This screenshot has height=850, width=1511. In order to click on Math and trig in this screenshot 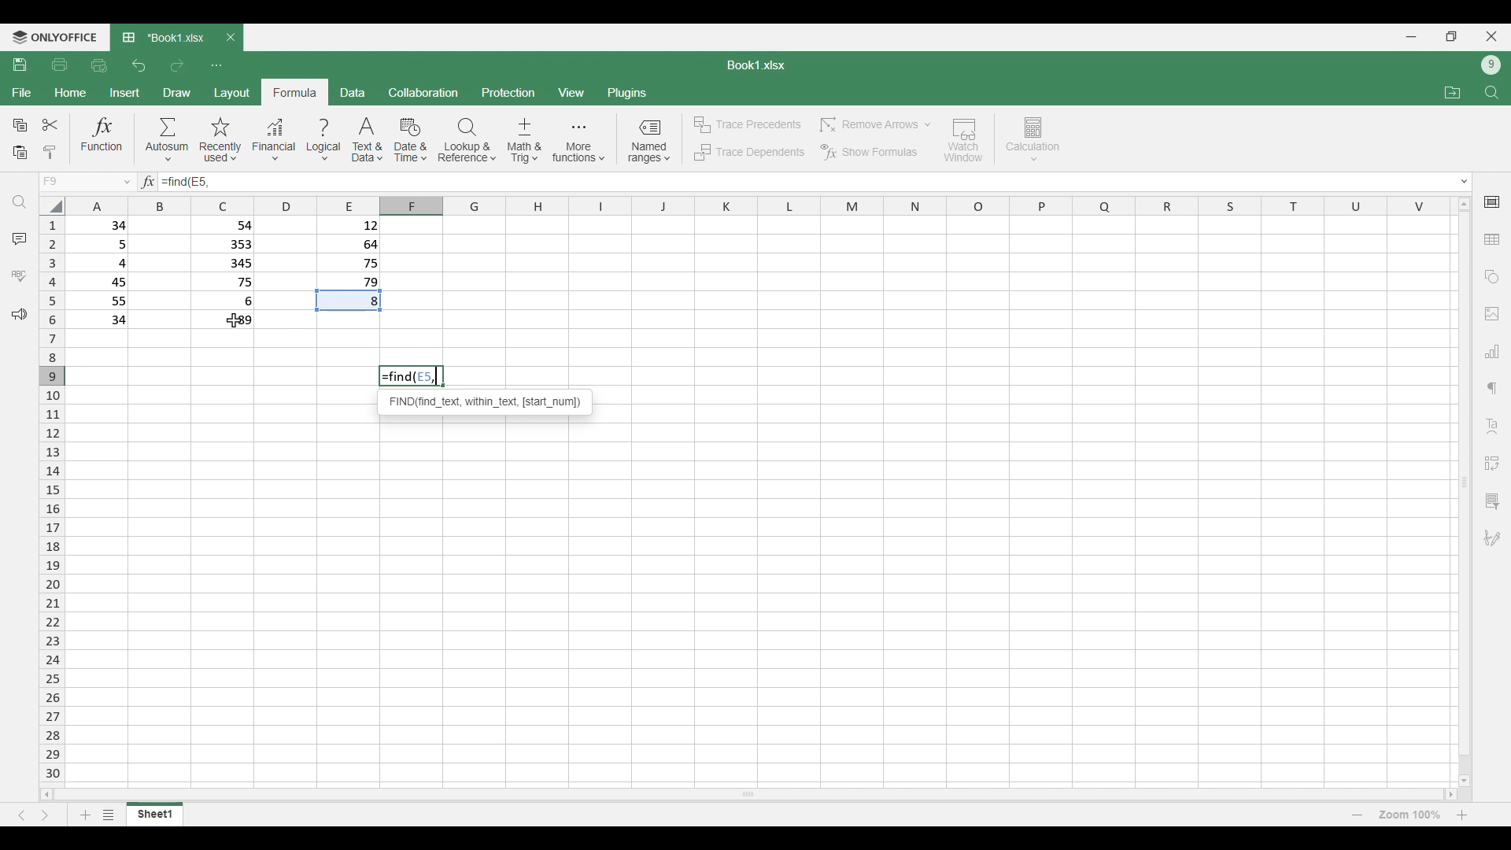, I will do `click(524, 140)`.